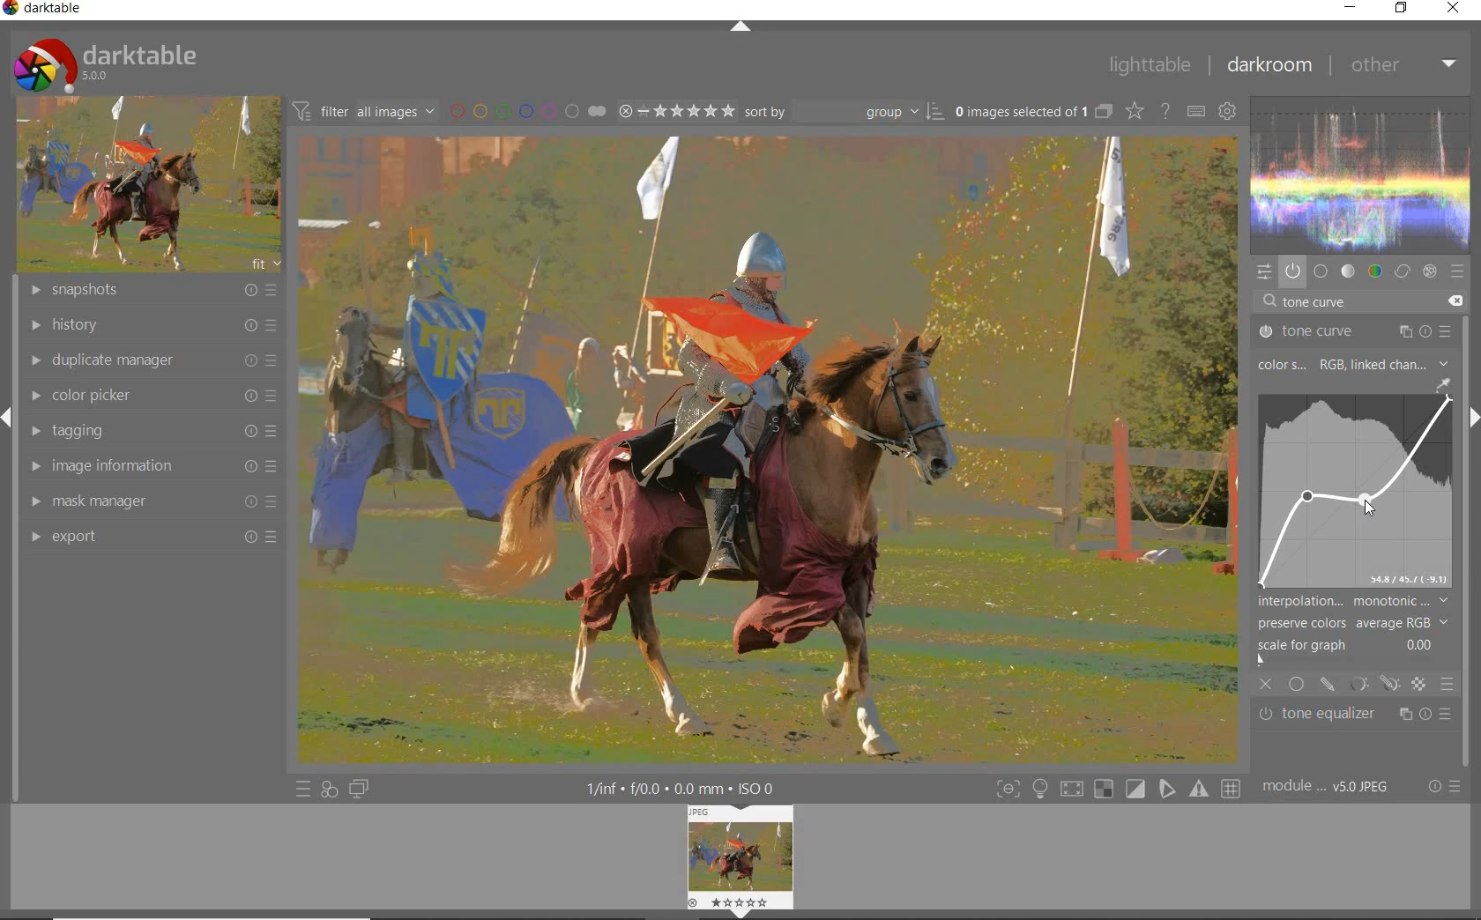 The image size is (1481, 920). Describe the element at coordinates (48, 11) in the screenshot. I see `darktable` at that location.